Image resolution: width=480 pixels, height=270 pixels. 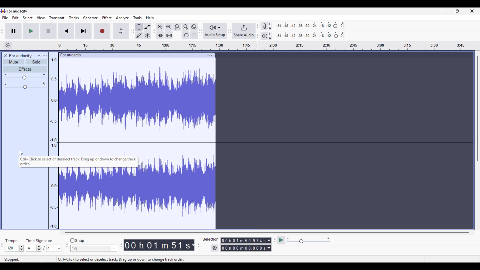 I want to click on Duration measurement options, so click(x=193, y=245).